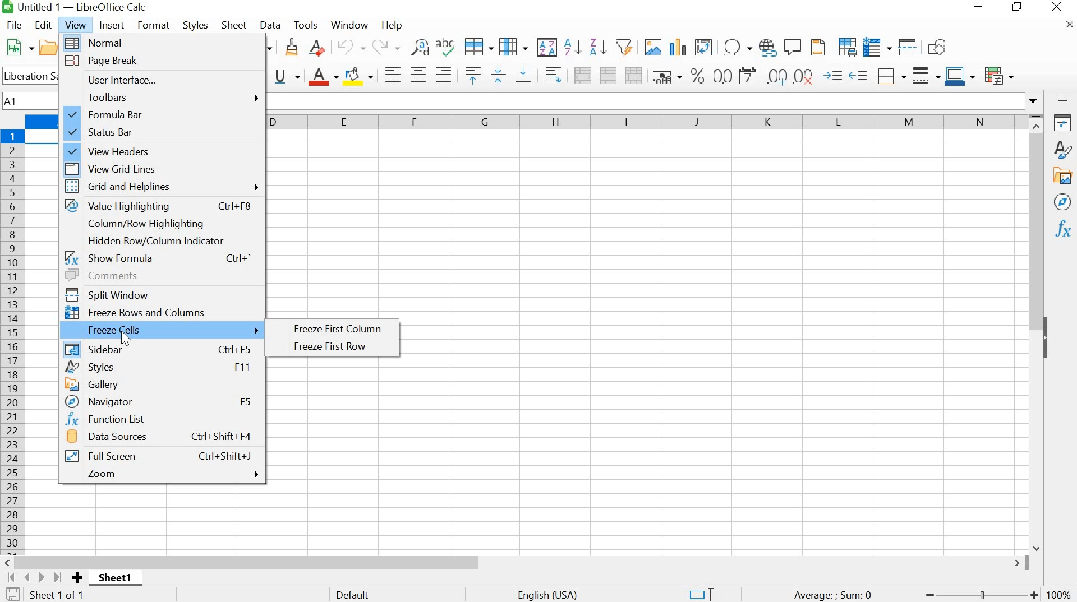 The width and height of the screenshot is (1077, 602). I want to click on OPEN, so click(53, 48).